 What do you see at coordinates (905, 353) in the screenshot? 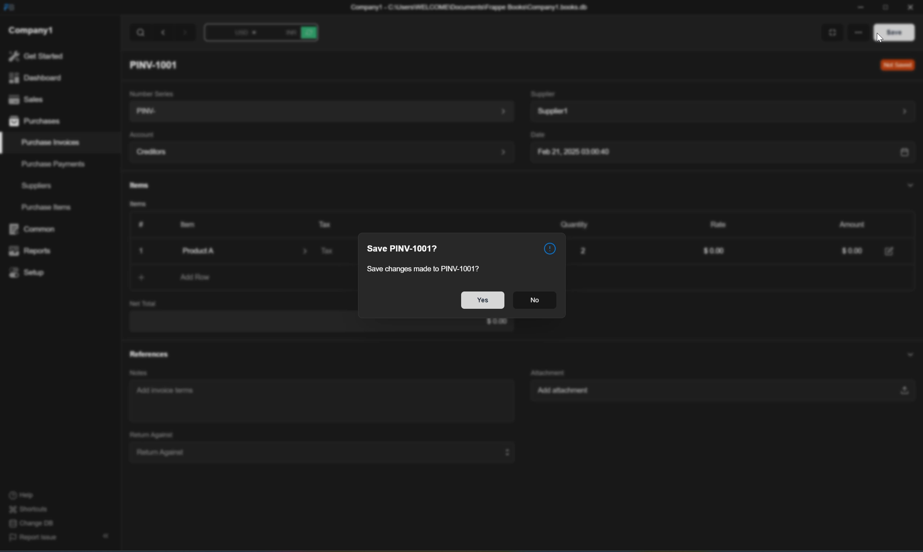
I see `Hide` at bounding box center [905, 353].